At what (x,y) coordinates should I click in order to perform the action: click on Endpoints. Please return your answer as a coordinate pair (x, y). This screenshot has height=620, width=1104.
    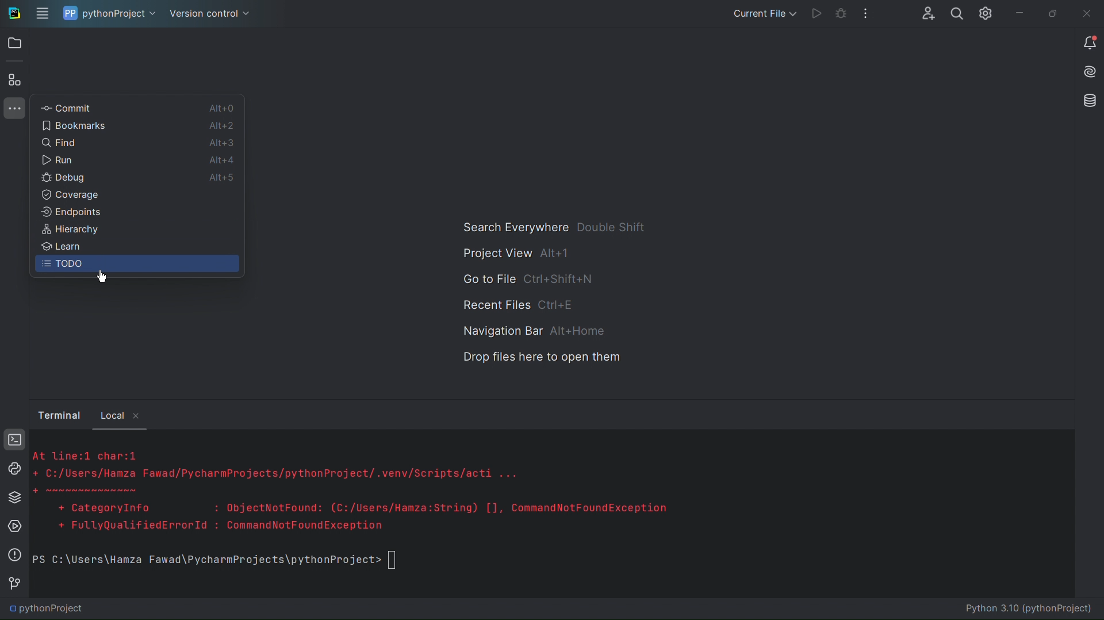
    Looking at the image, I should click on (137, 215).